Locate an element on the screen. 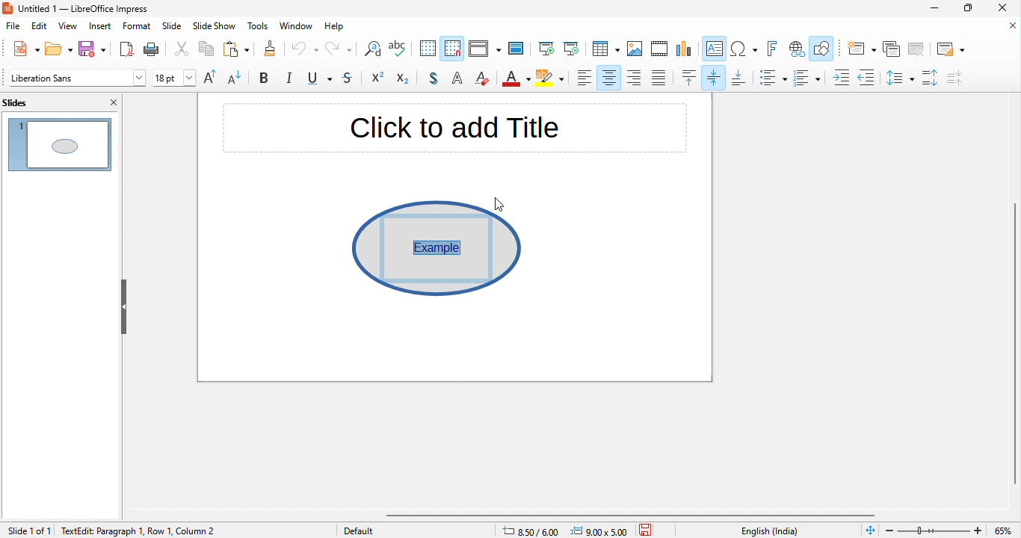 The image size is (1021, 538). superscript is located at coordinates (378, 79).